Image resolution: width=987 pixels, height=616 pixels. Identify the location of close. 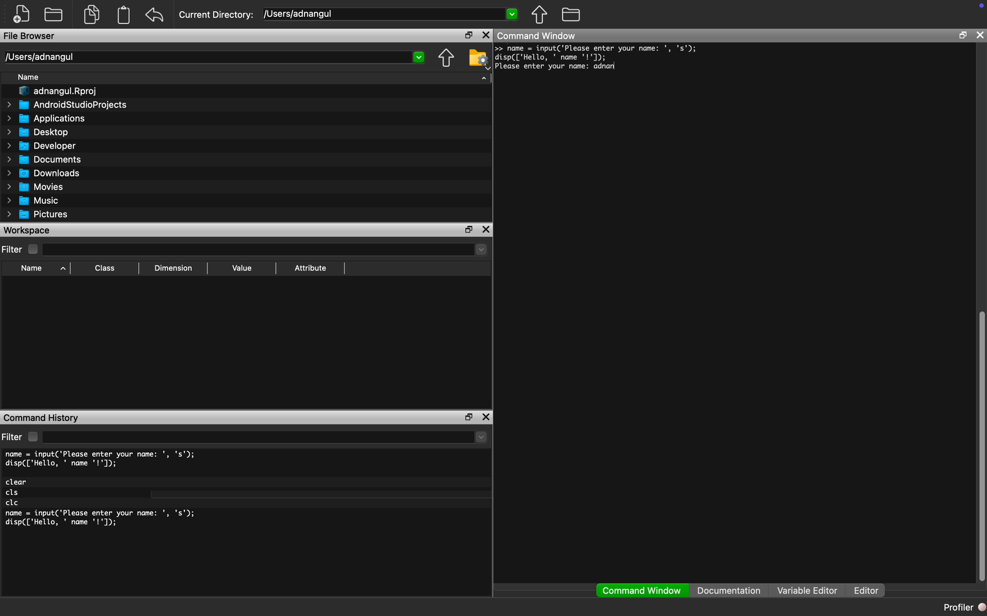
(487, 35).